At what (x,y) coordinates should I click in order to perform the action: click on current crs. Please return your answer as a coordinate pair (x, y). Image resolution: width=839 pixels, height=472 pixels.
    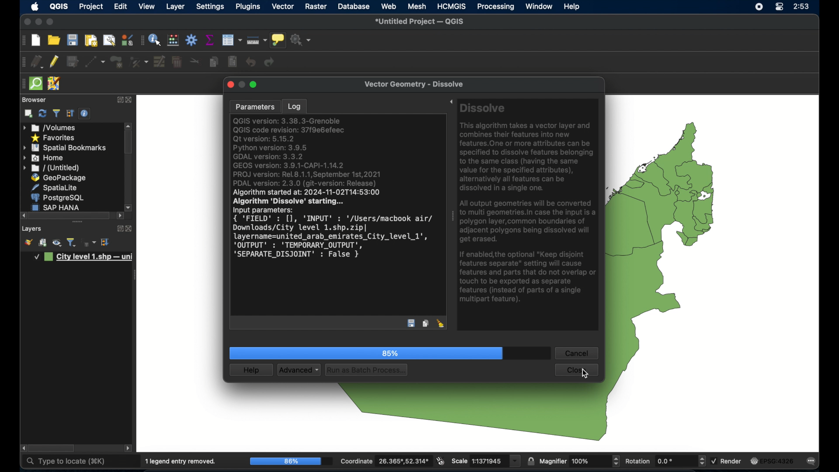
    Looking at the image, I should click on (772, 460).